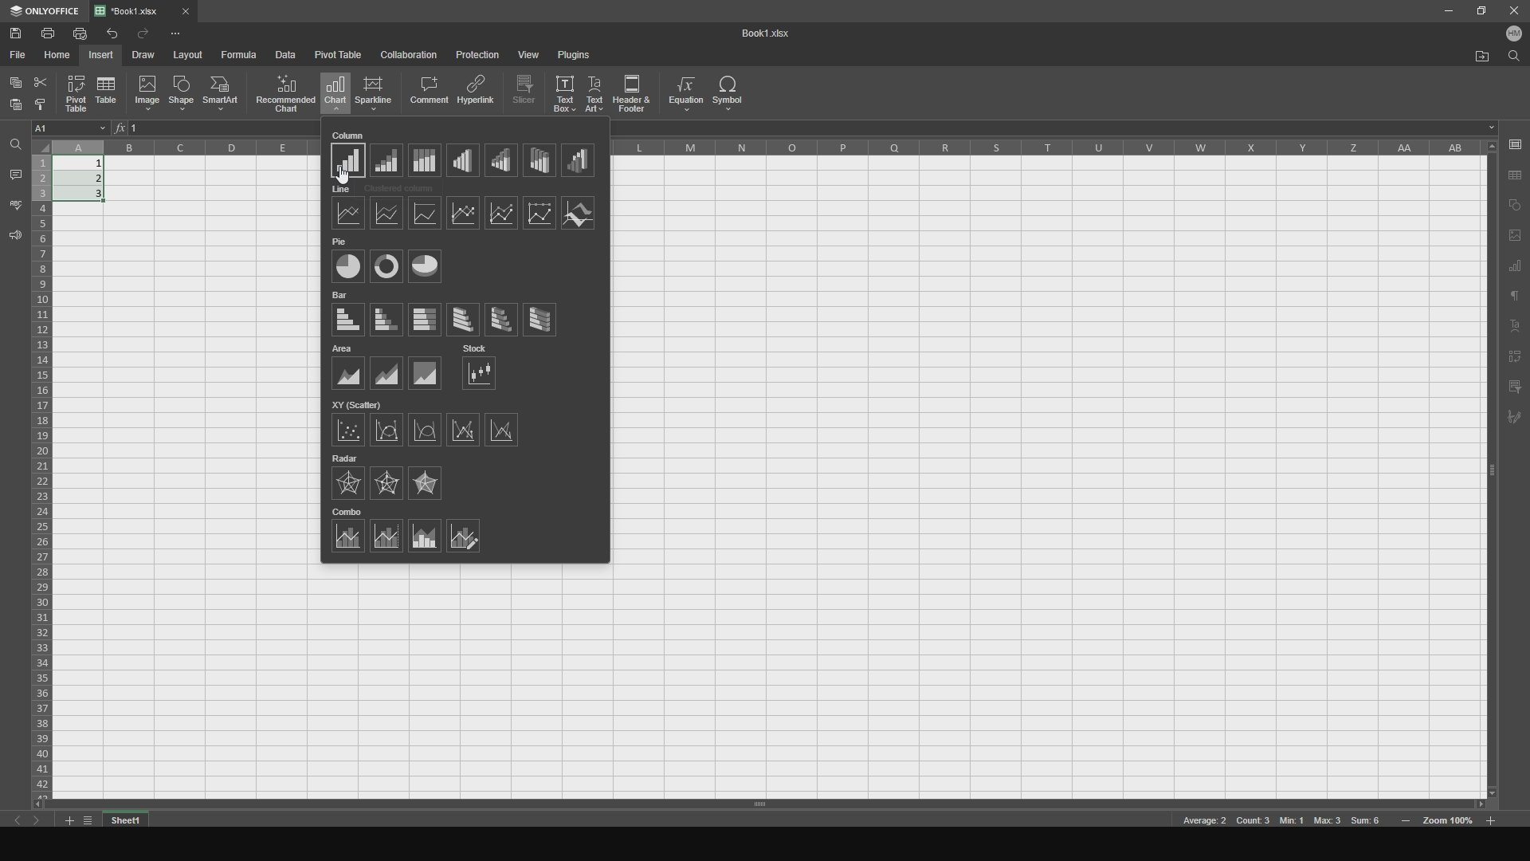 Image resolution: width=1530 pixels, height=861 pixels. What do you see at coordinates (1512, 12) in the screenshot?
I see `close` at bounding box center [1512, 12].